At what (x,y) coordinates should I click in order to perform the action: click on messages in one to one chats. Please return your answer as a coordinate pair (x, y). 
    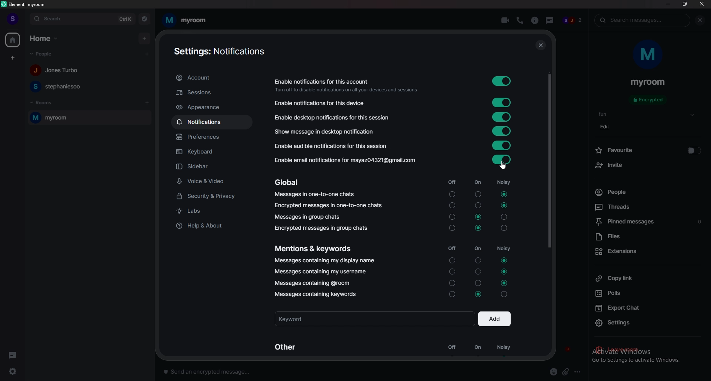
    Looking at the image, I should click on (315, 193).